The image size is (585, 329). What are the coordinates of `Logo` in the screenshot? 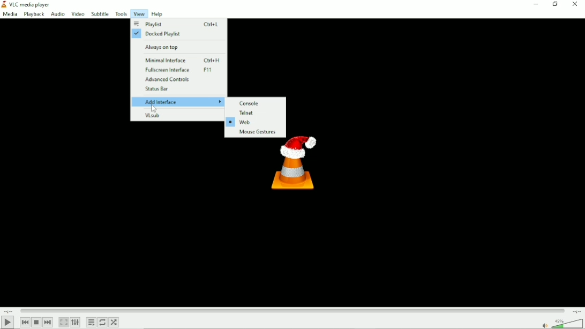 It's located at (289, 173).